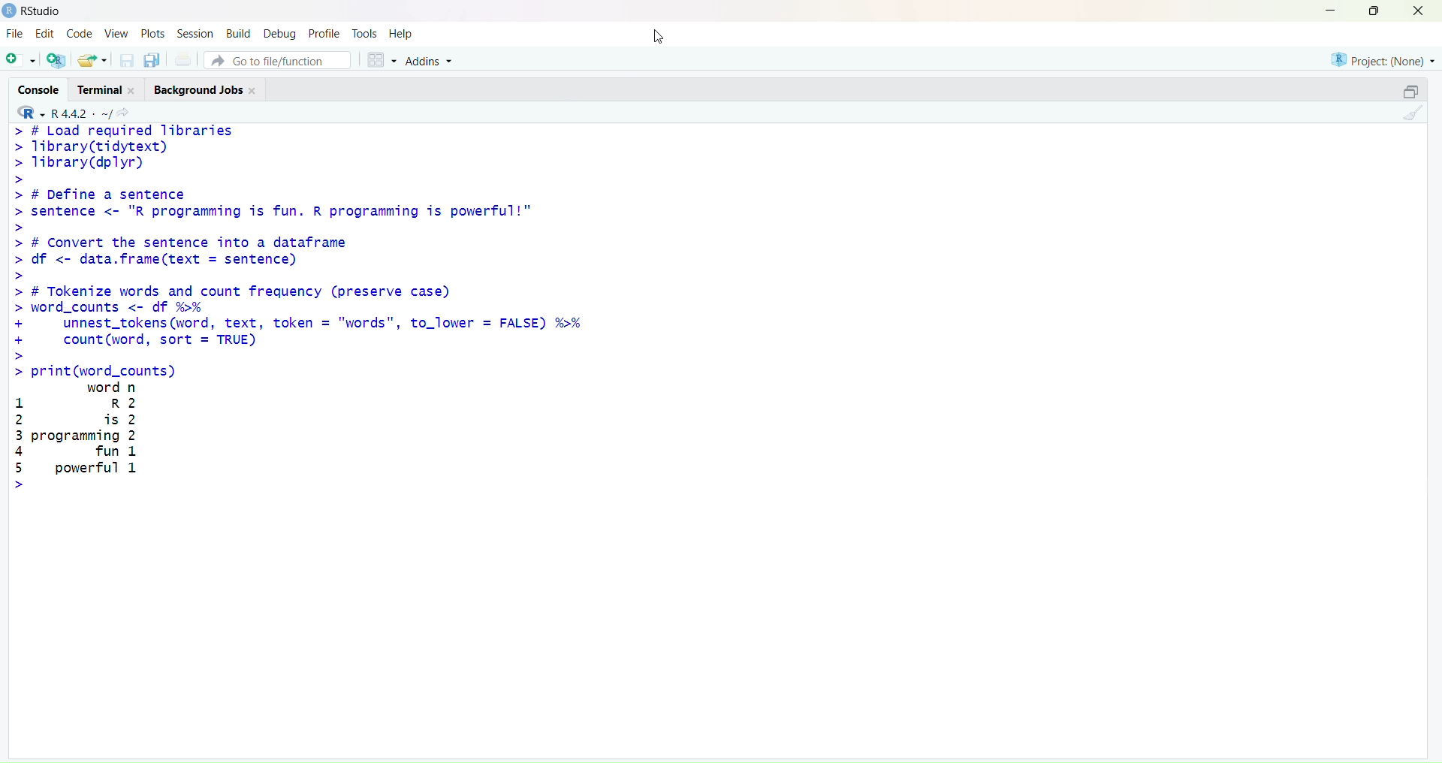 Image resolution: width=1442 pixels, height=763 pixels. I want to click on maximize, so click(1373, 12).